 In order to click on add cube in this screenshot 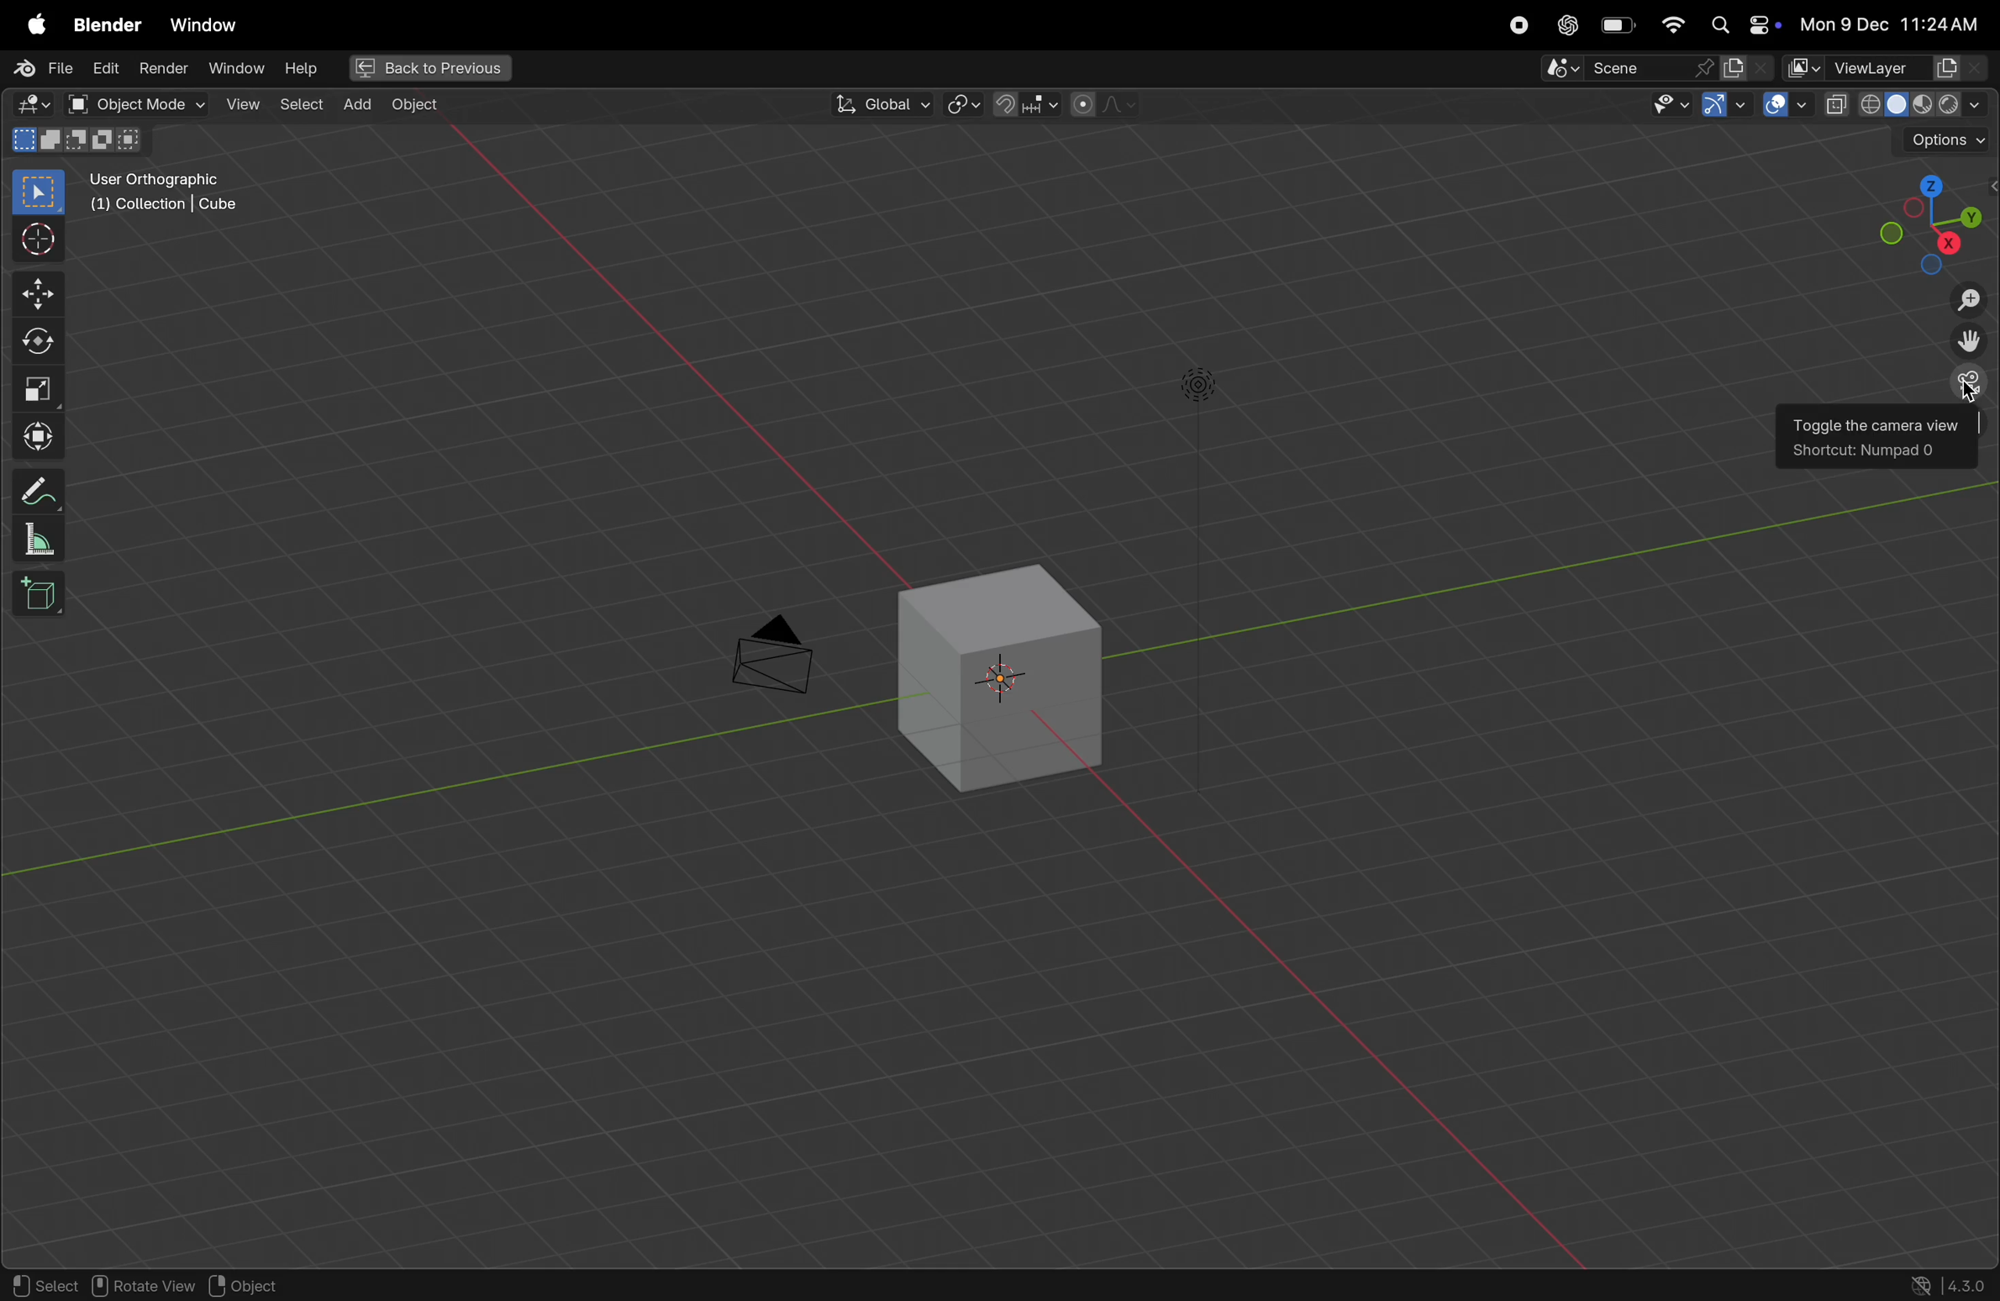, I will do `click(37, 596)`.